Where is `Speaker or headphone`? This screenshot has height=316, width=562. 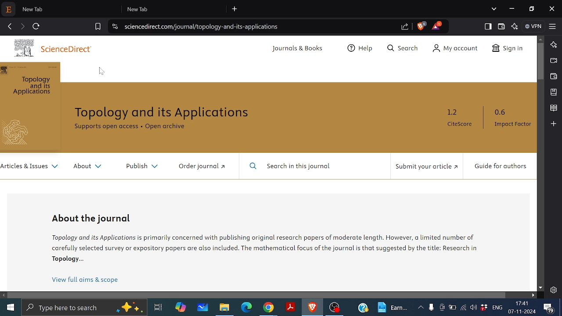
Speaker or headphone is located at coordinates (474, 308).